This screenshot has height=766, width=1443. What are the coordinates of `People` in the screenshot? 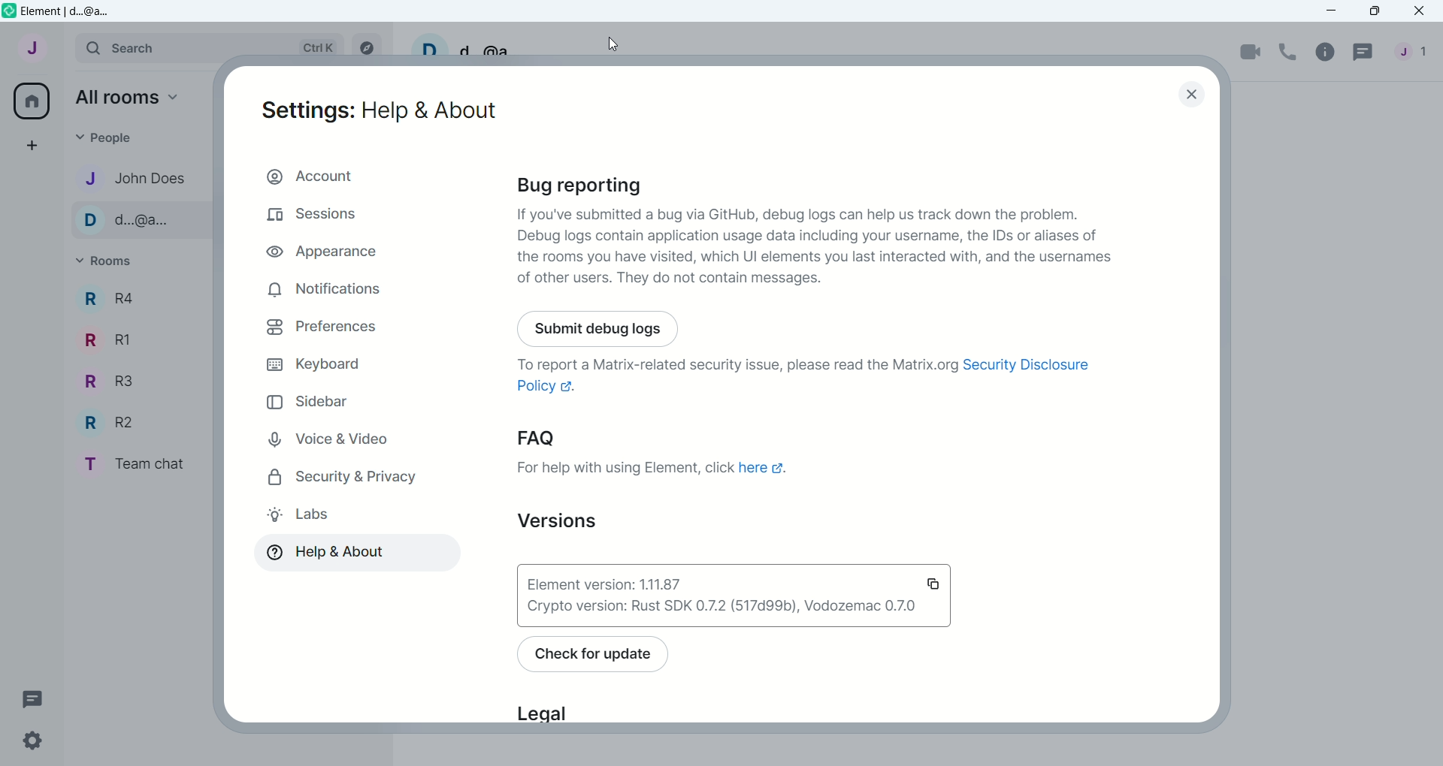 It's located at (1412, 51).